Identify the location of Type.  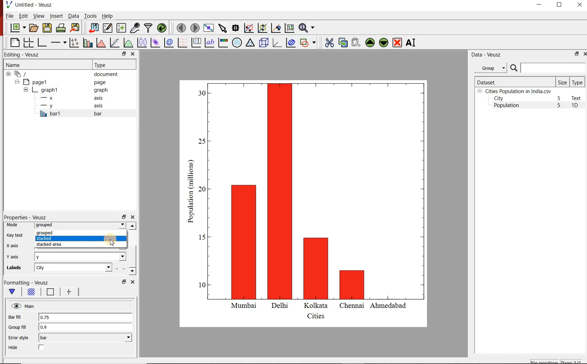
(113, 65).